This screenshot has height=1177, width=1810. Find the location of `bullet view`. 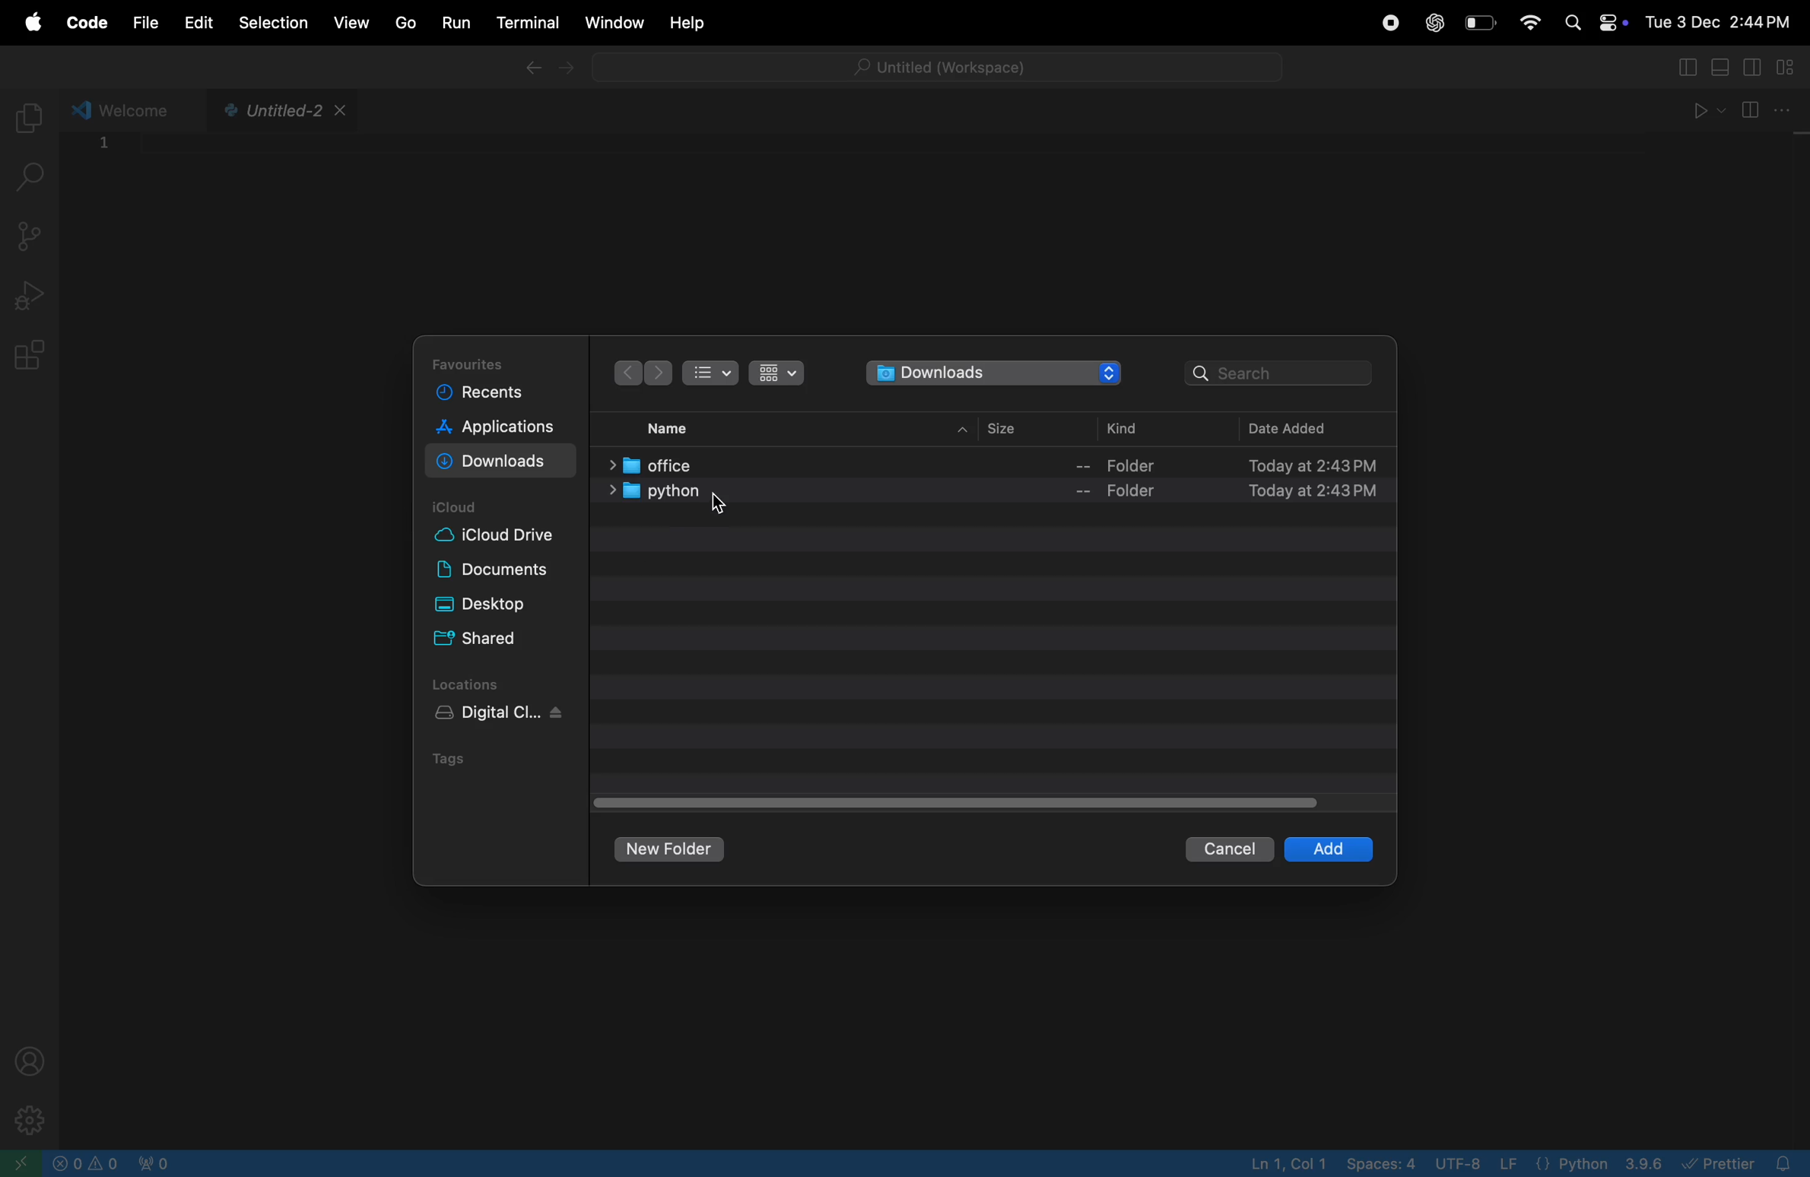

bullet view is located at coordinates (718, 375).